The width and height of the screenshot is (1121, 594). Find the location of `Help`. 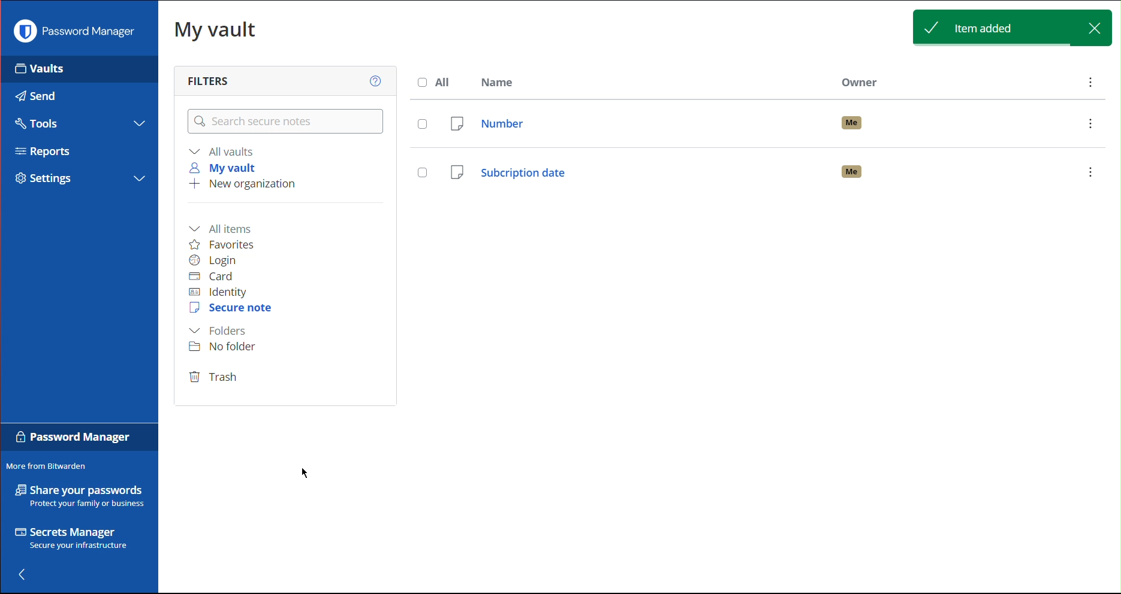

Help is located at coordinates (373, 79).